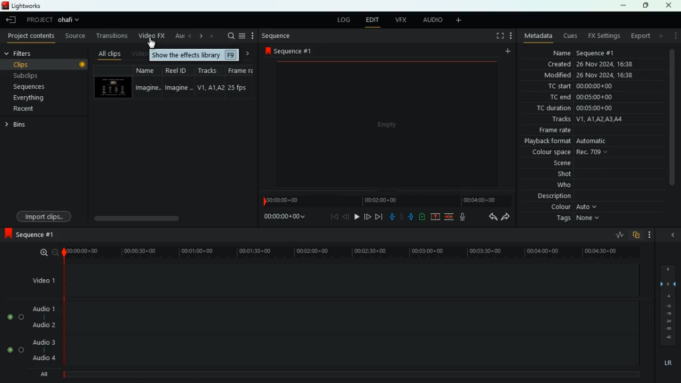 The image size is (681, 383). What do you see at coordinates (292, 51) in the screenshot?
I see `sequence` at bounding box center [292, 51].